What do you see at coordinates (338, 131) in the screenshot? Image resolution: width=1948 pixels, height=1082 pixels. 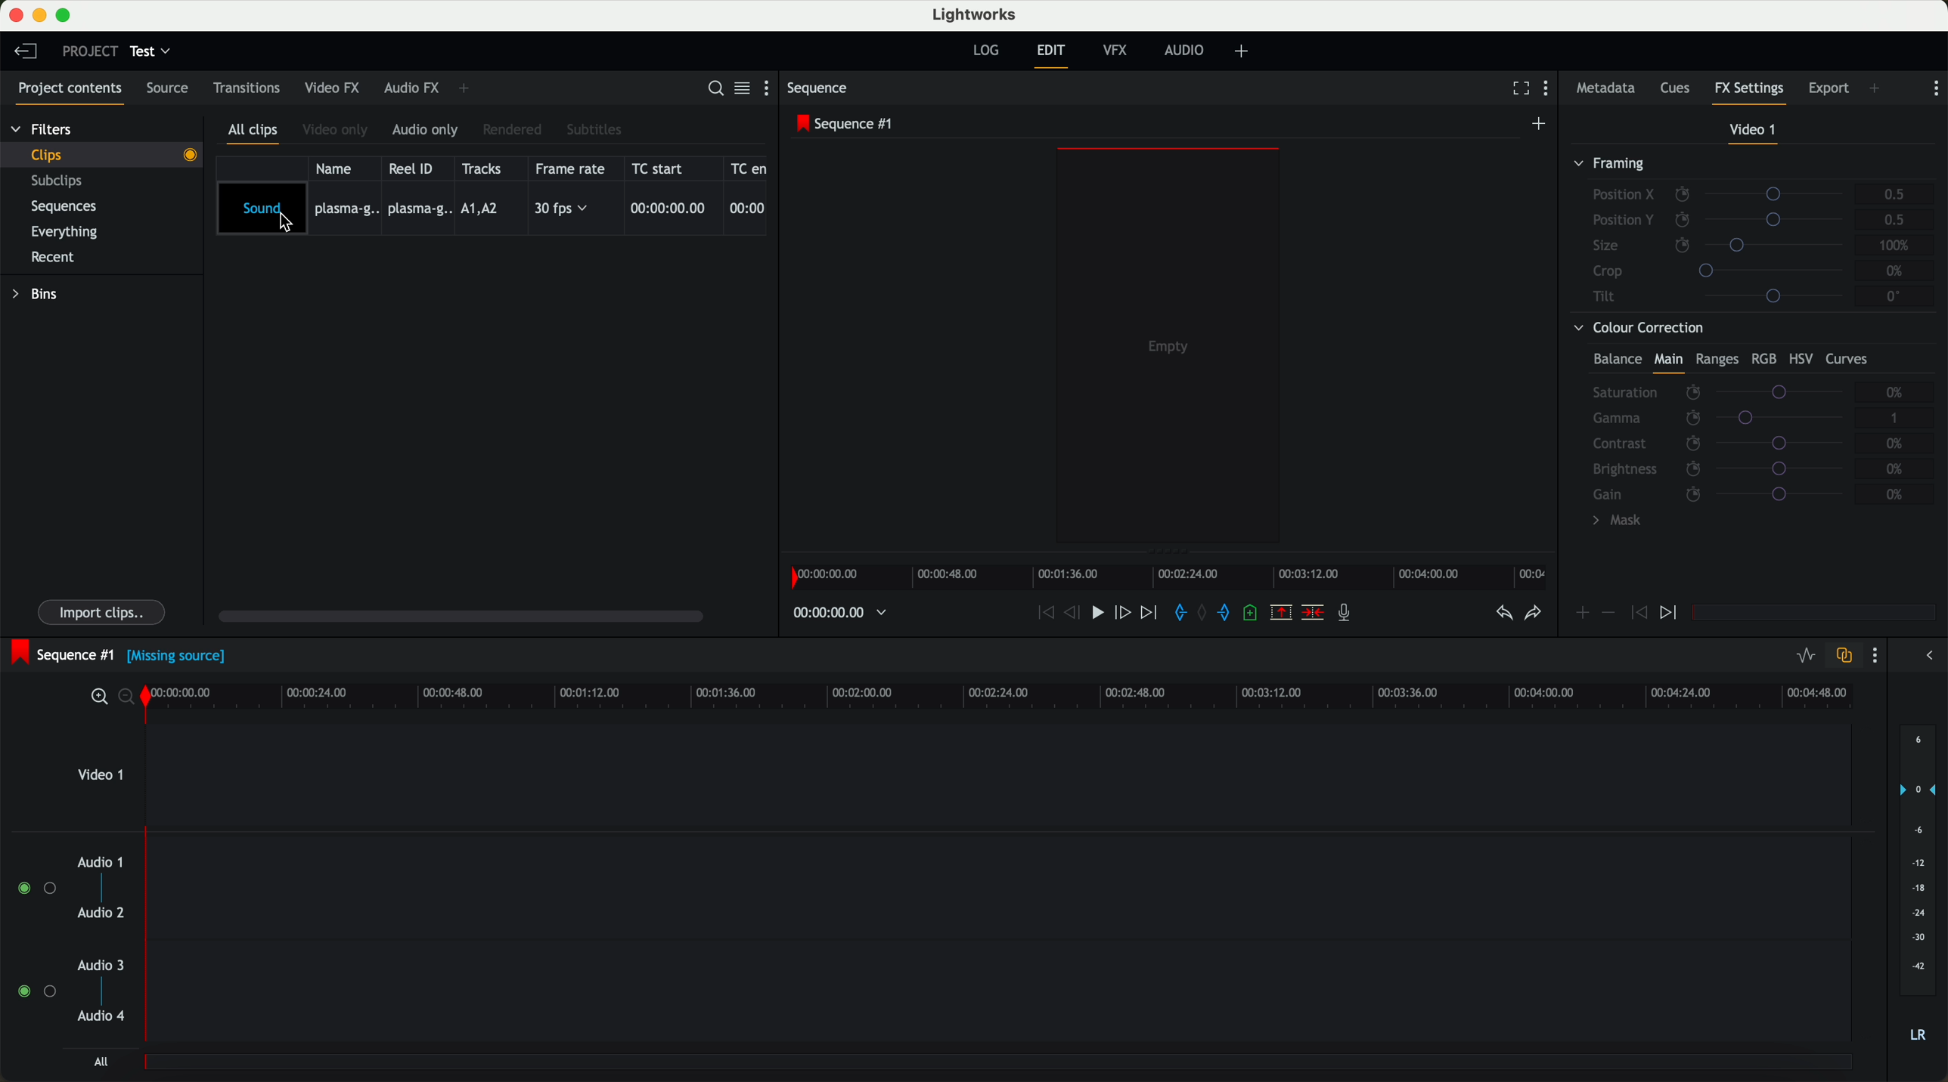 I see `video only` at bounding box center [338, 131].